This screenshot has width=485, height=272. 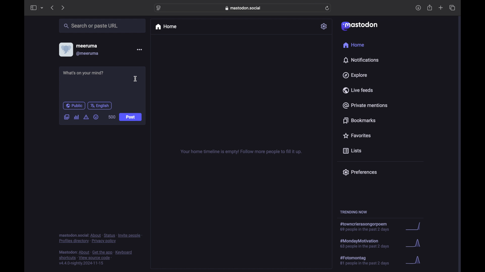 I want to click on tab group picker, so click(x=42, y=8).